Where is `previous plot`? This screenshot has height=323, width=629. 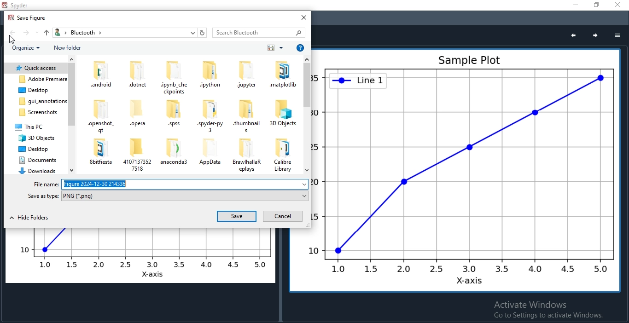
previous plot is located at coordinates (573, 35).